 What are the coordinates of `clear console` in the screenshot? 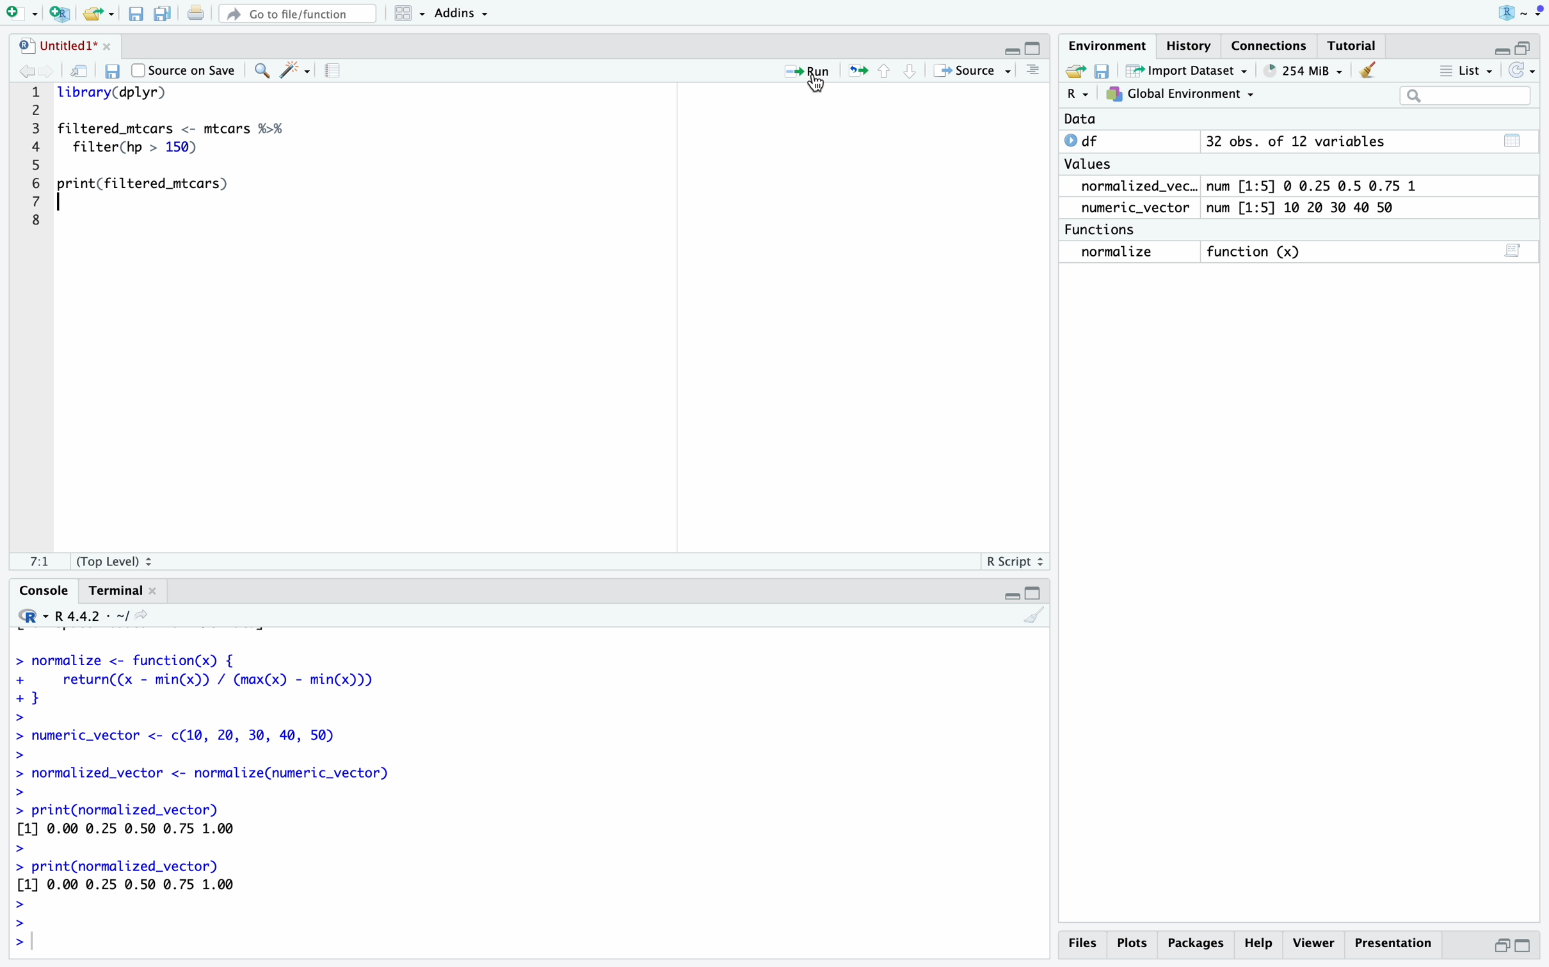 It's located at (1034, 618).